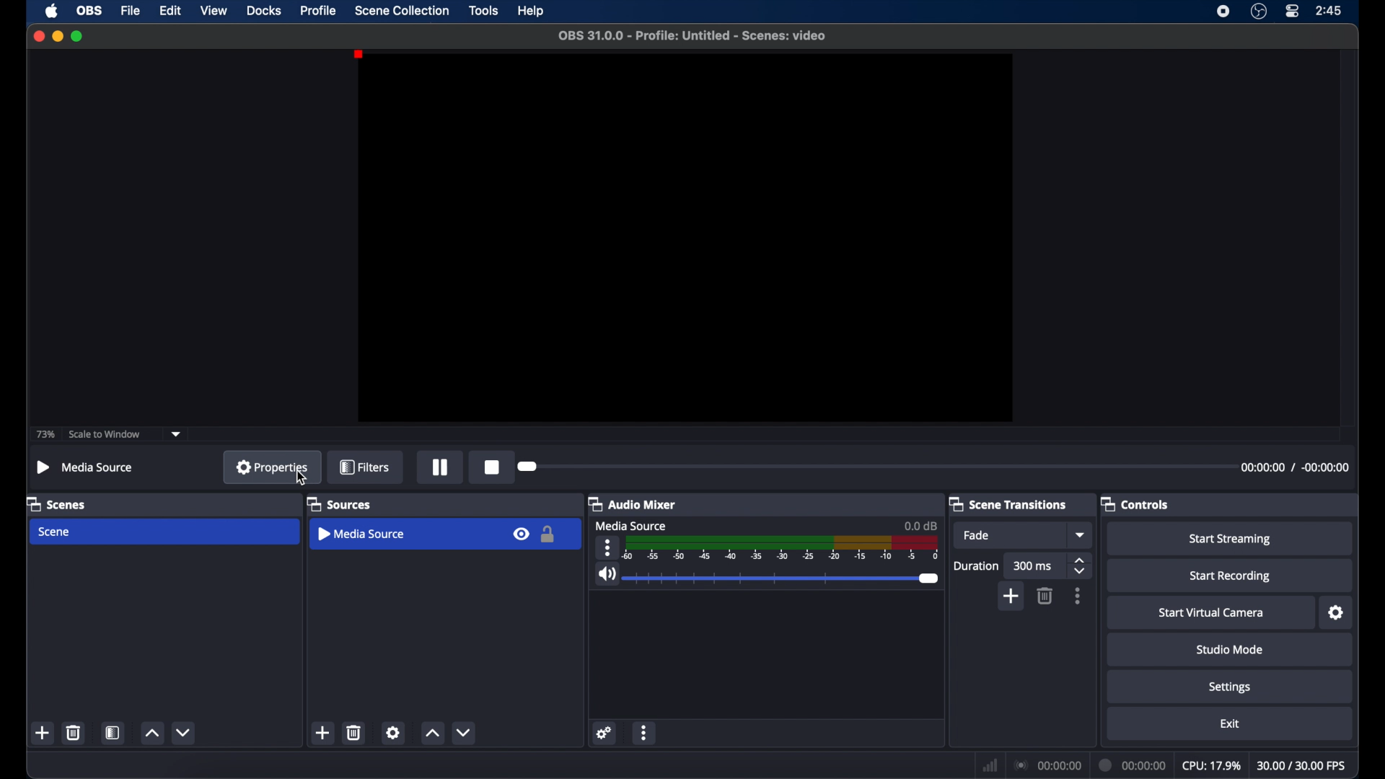  Describe the element at coordinates (177, 433) in the screenshot. I see `dropdown` at that location.